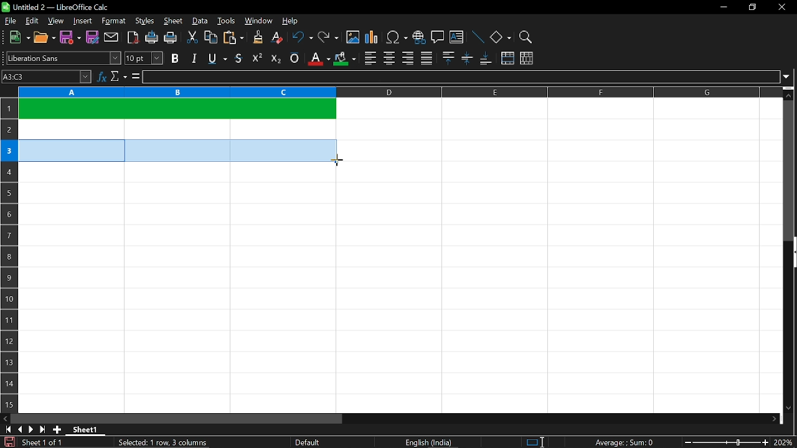  Describe the element at coordinates (344, 59) in the screenshot. I see `cell color` at that location.